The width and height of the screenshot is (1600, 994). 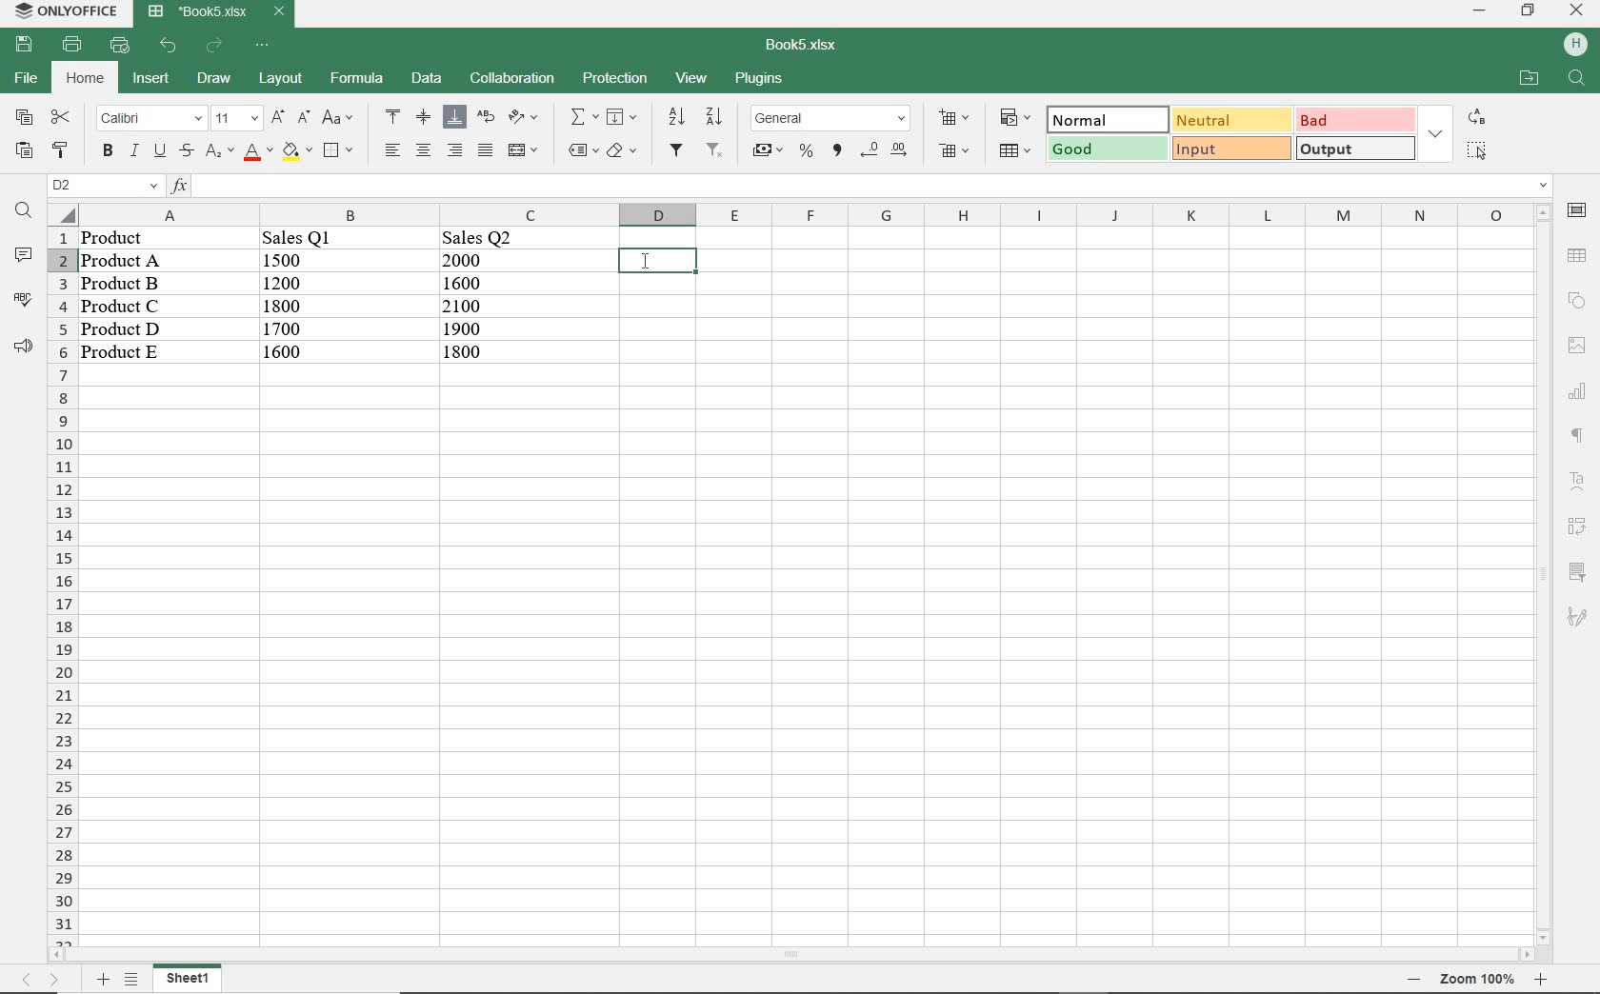 I want to click on named ranges, so click(x=581, y=149).